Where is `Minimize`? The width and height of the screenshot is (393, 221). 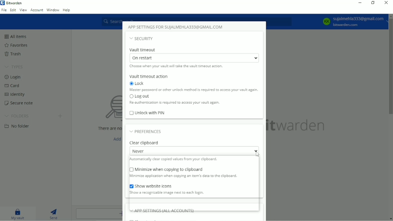 Minimize is located at coordinates (360, 3).